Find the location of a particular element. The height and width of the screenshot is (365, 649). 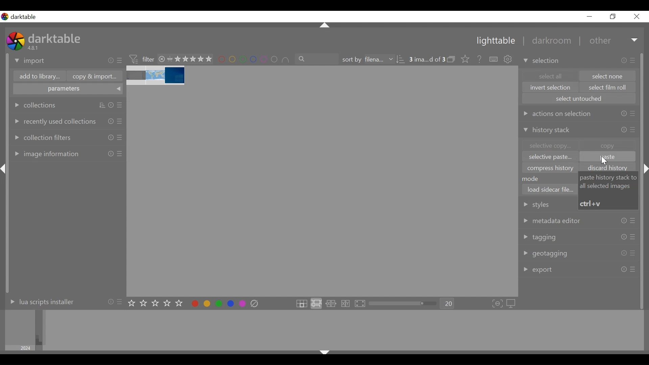

presets is located at coordinates (120, 61).